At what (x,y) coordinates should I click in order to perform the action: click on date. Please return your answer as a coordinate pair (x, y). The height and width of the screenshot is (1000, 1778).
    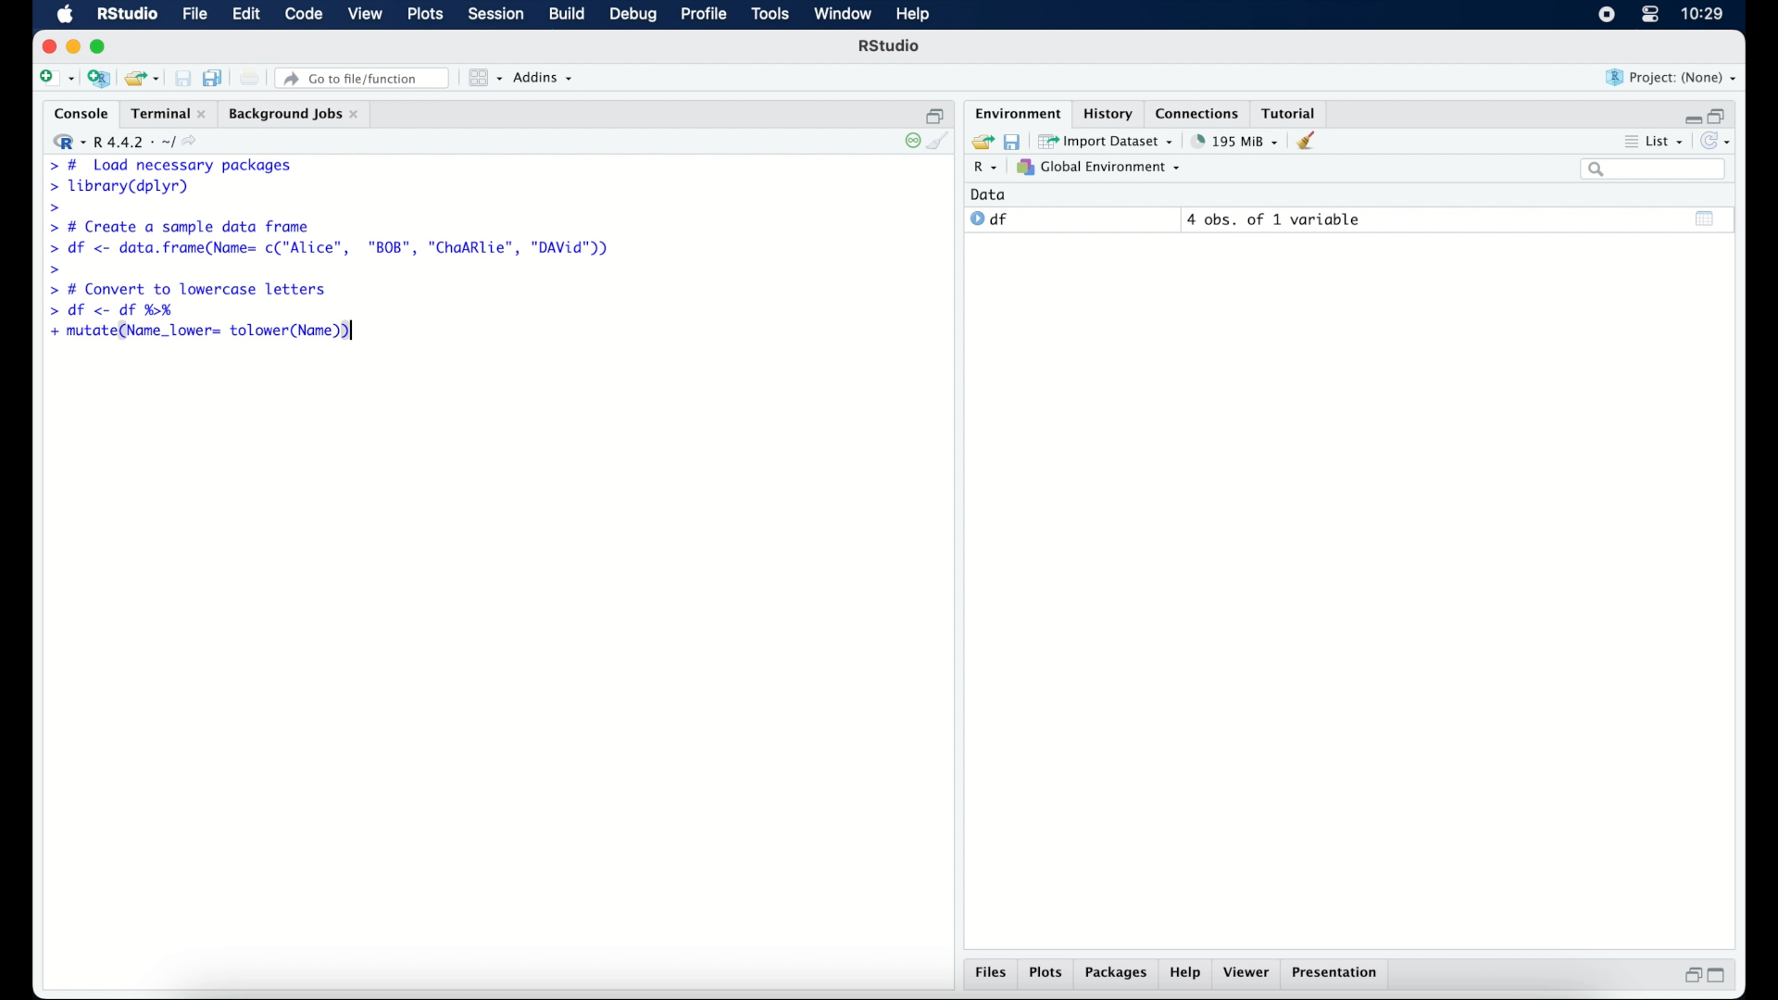
    Looking at the image, I should click on (989, 194).